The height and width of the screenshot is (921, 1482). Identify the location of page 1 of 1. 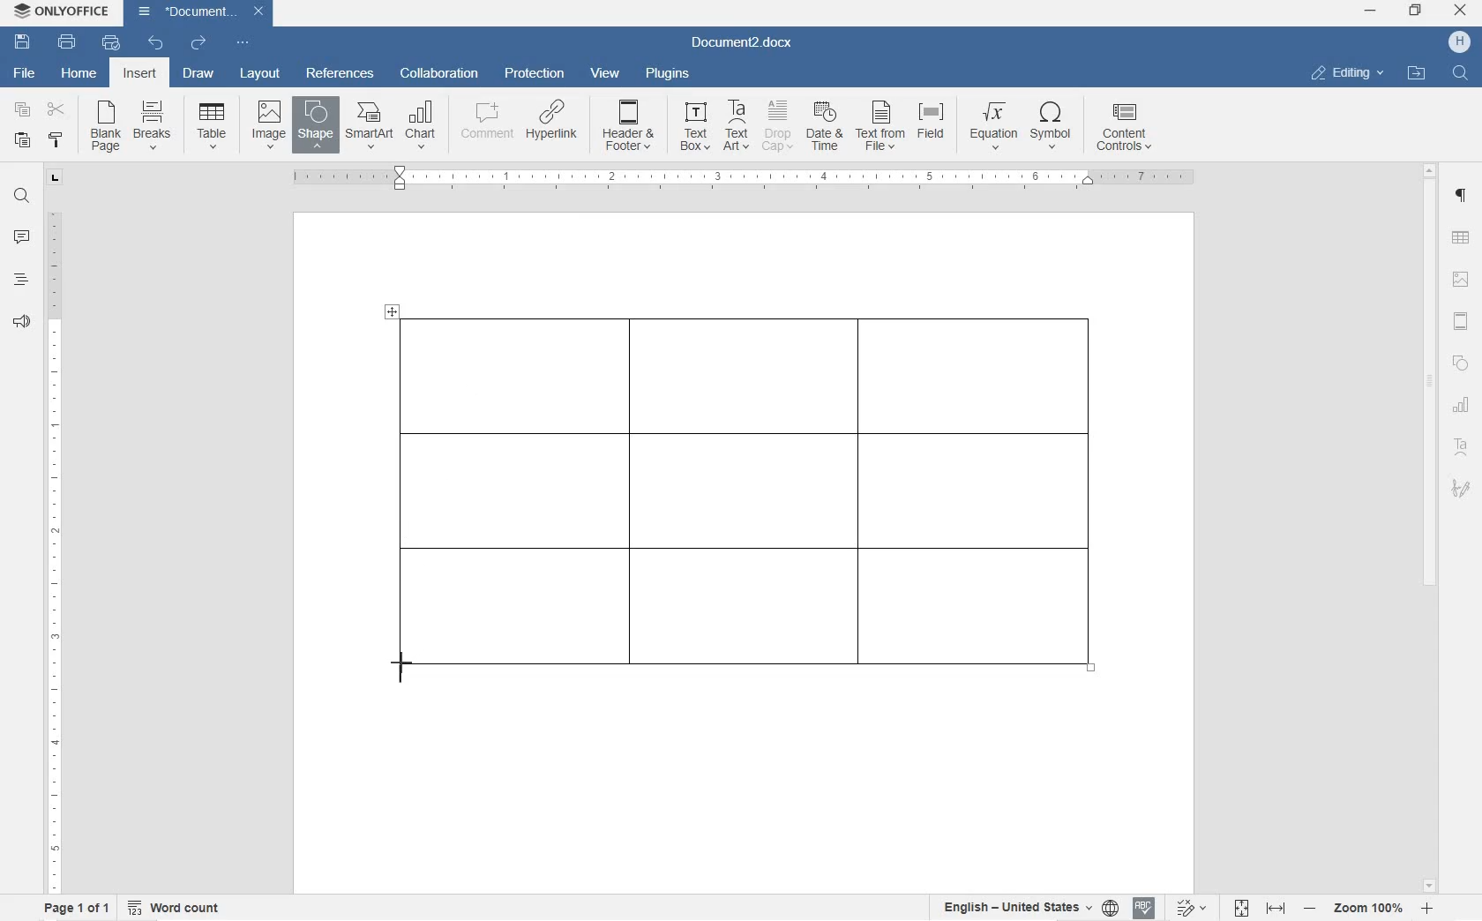
(74, 908).